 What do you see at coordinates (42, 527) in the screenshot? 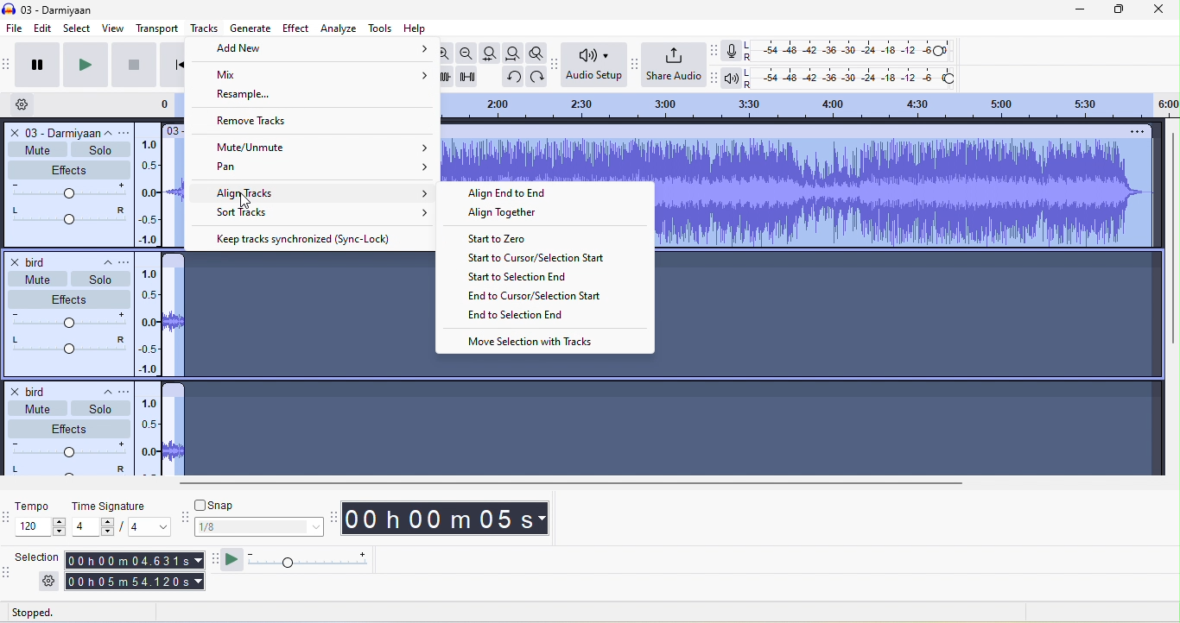
I see `tempo` at bounding box center [42, 527].